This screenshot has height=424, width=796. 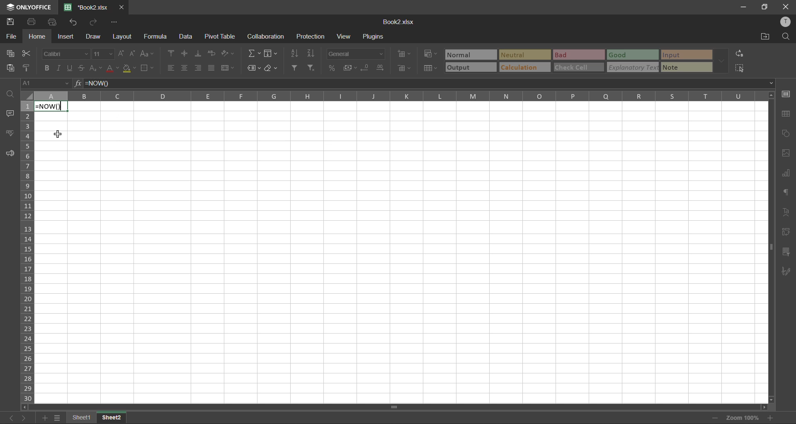 What do you see at coordinates (524, 67) in the screenshot?
I see `calculation` at bounding box center [524, 67].